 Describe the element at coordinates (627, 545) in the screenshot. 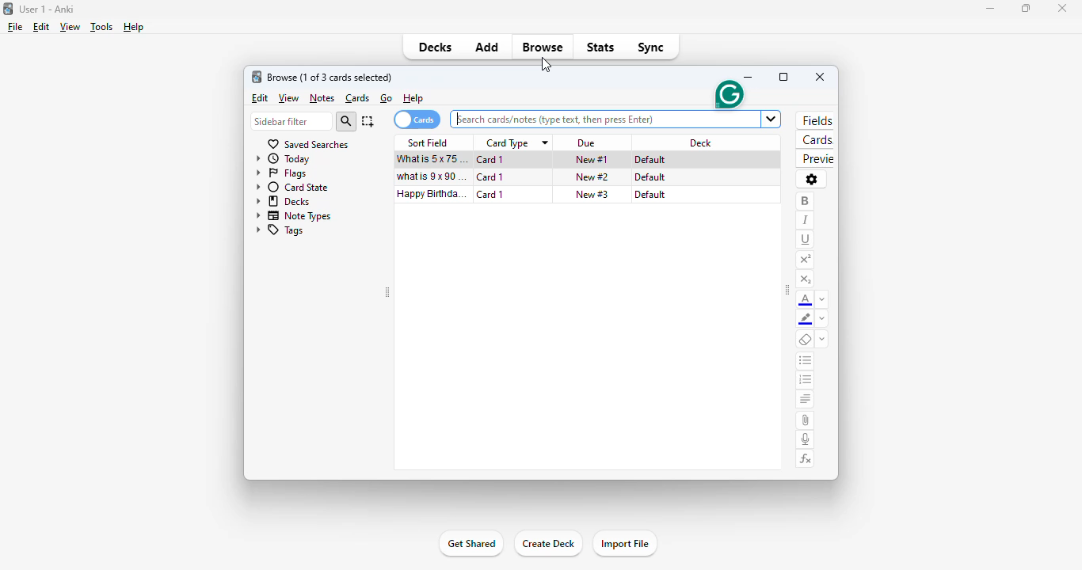

I see `import file` at that location.